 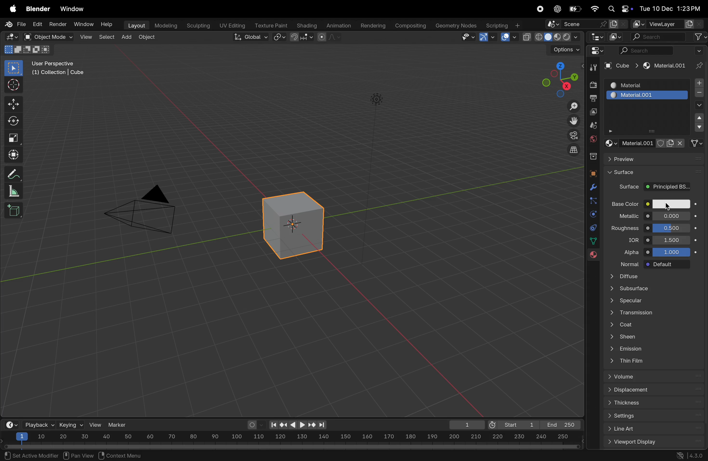 I want to click on view layer, so click(x=662, y=23).